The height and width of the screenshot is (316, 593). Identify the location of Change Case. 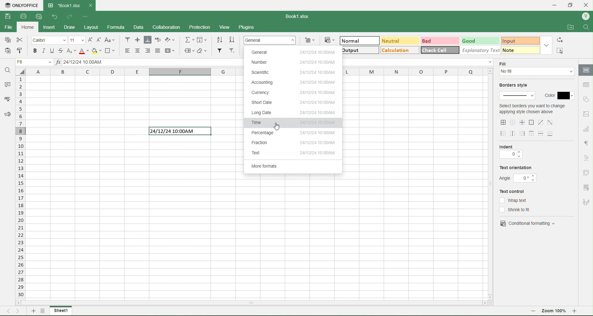
(111, 40).